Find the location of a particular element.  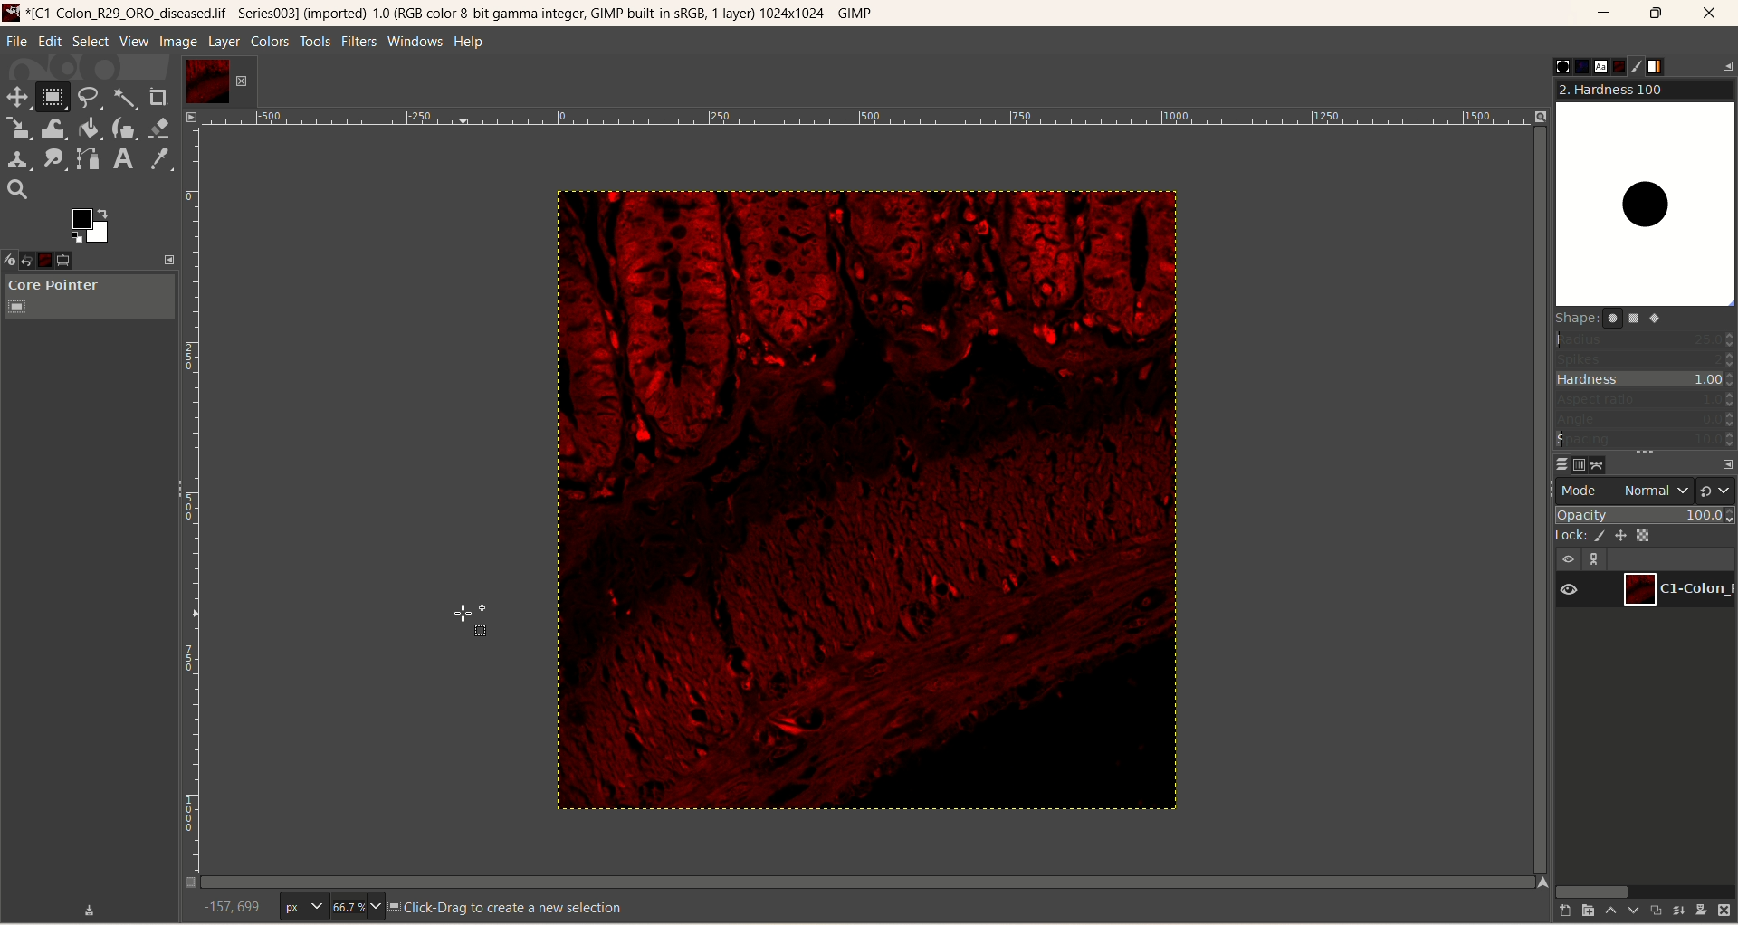

layers is located at coordinates (1554, 462).